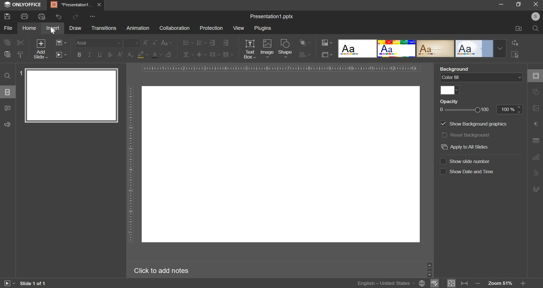 This screenshot has height=288, width=543. What do you see at coordinates (163, 270) in the screenshot?
I see `click to add notes` at bounding box center [163, 270].